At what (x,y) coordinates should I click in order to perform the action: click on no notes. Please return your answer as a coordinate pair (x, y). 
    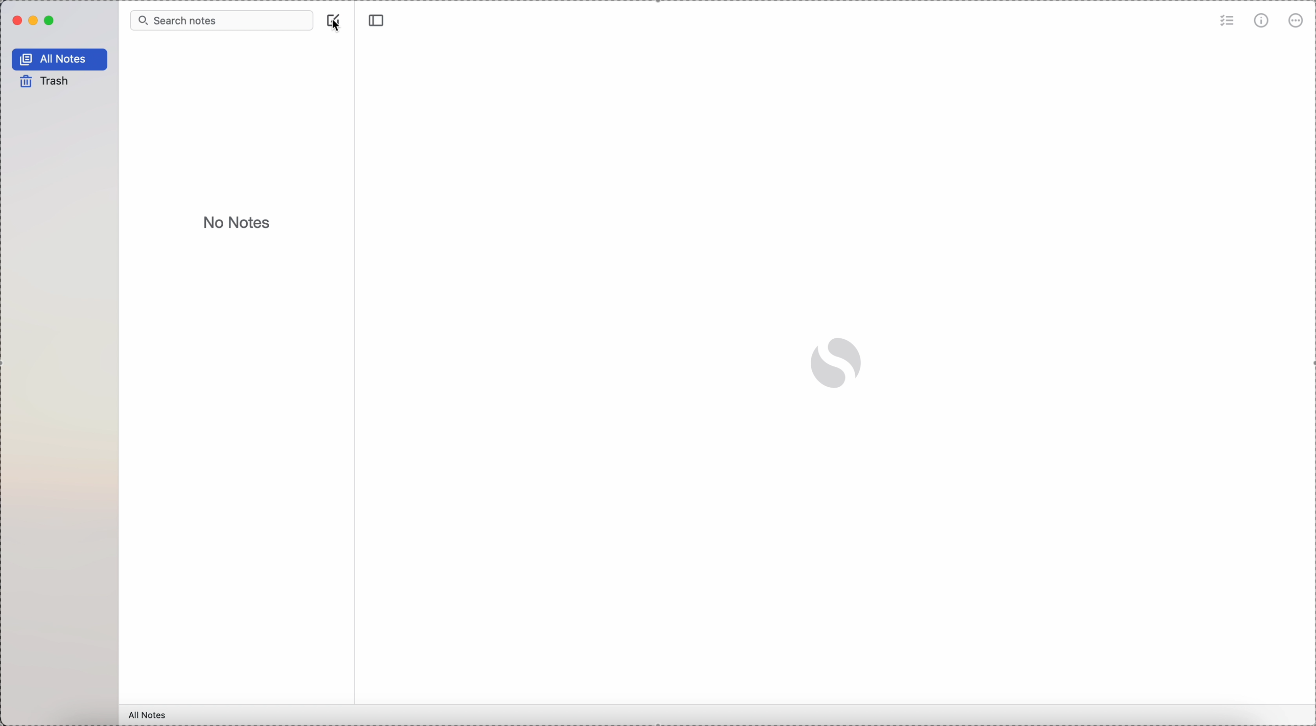
    Looking at the image, I should click on (238, 222).